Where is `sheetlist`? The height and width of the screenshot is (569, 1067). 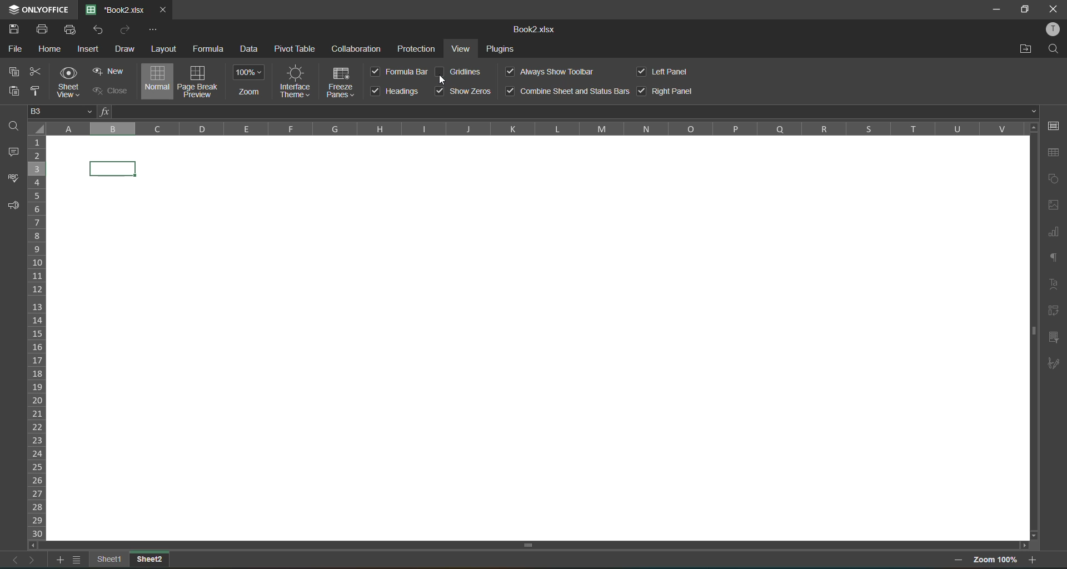
sheetlist is located at coordinates (79, 560).